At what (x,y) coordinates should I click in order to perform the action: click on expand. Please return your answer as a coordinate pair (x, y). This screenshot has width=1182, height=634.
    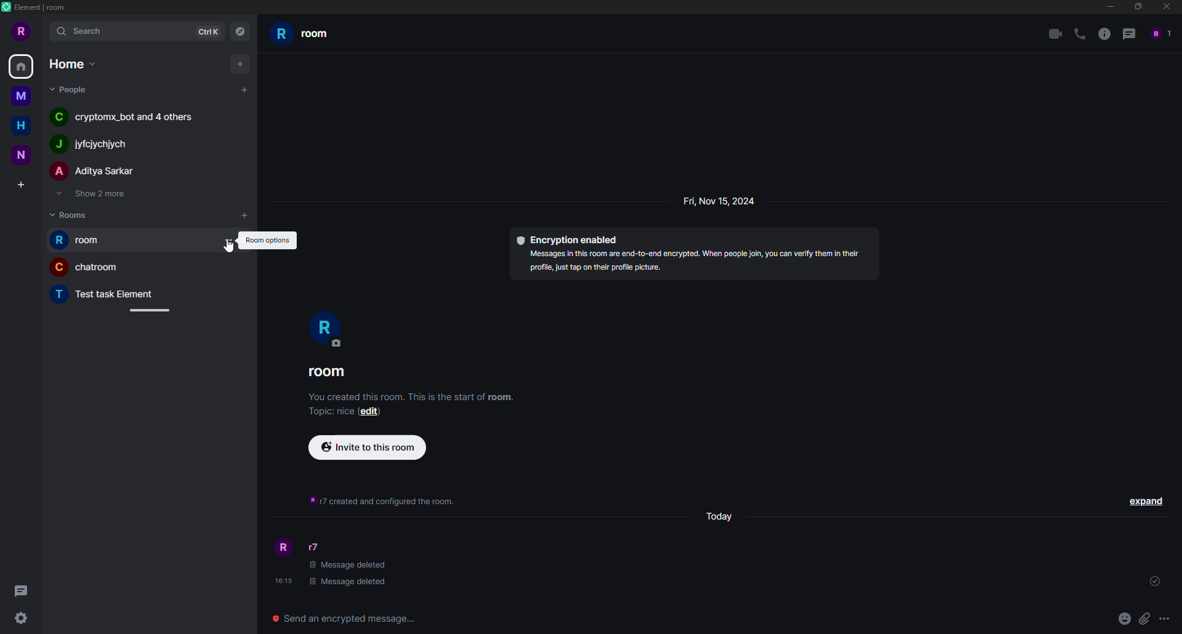
    Looking at the image, I should click on (1144, 500).